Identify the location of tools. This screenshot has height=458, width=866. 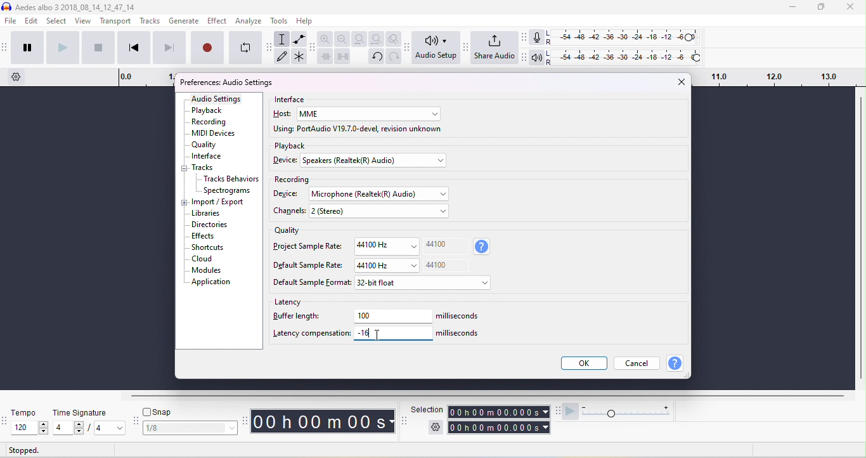
(280, 20).